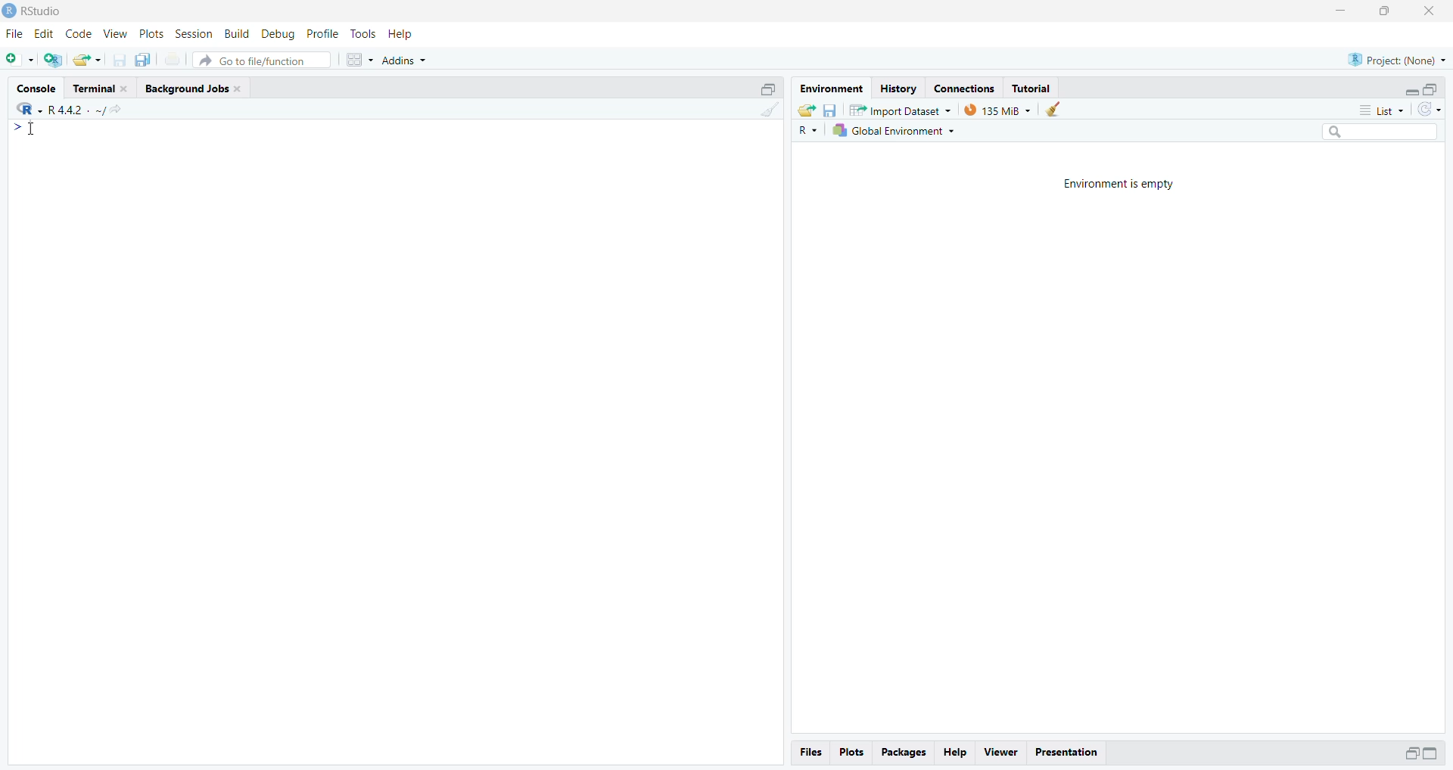  What do you see at coordinates (1341, 11) in the screenshot?
I see `Minimize` at bounding box center [1341, 11].